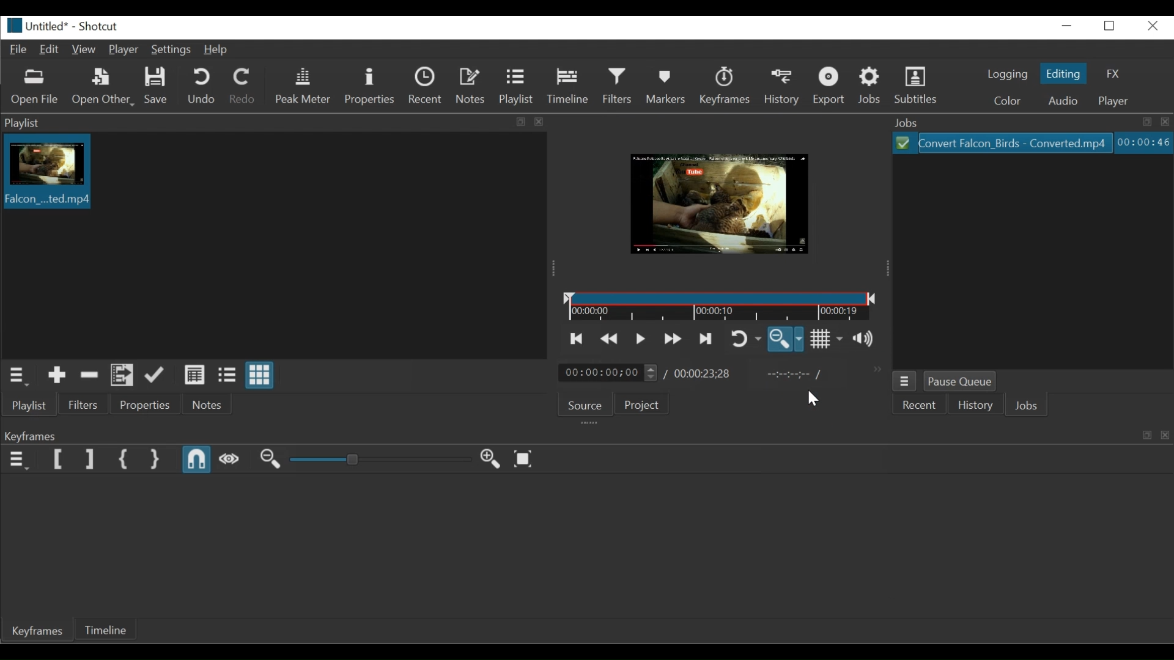 The image size is (1174, 660). What do you see at coordinates (471, 86) in the screenshot?
I see `Notes` at bounding box center [471, 86].